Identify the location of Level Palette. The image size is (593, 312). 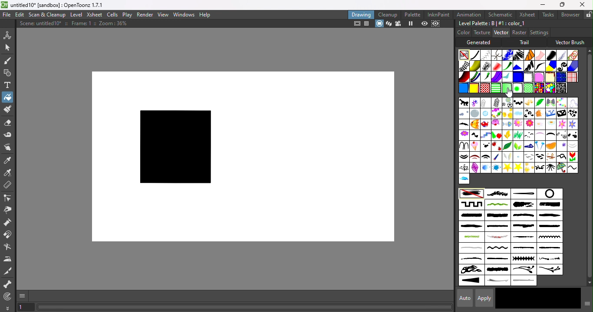
(491, 23).